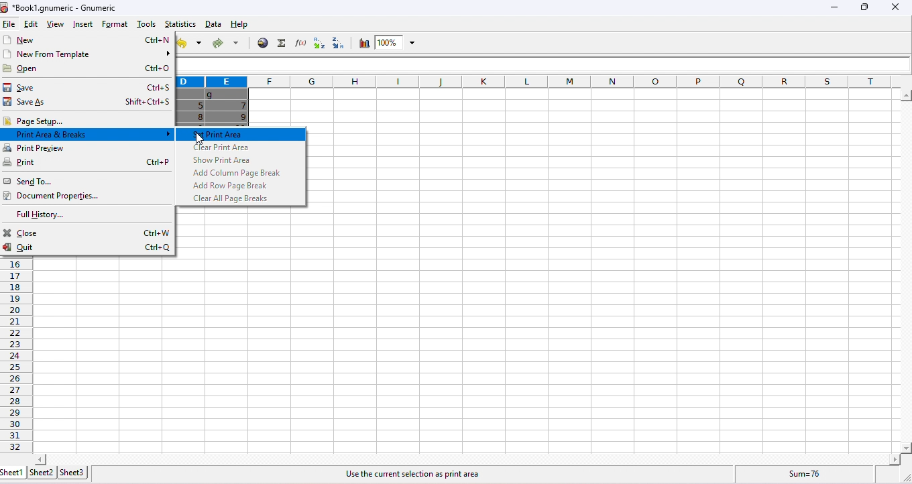  I want to click on sheet3, so click(72, 472).